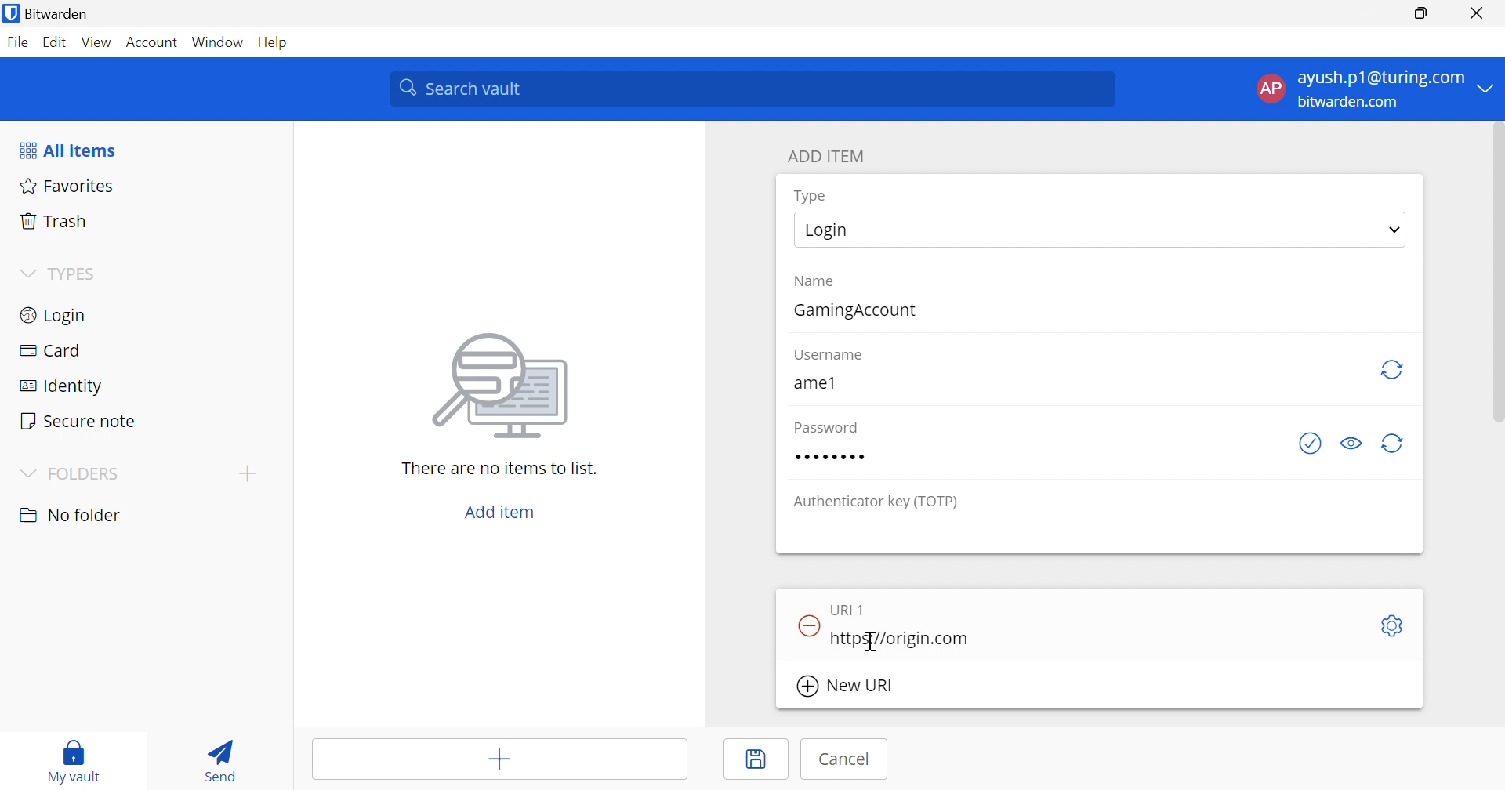  What do you see at coordinates (67, 150) in the screenshot?
I see `All items` at bounding box center [67, 150].